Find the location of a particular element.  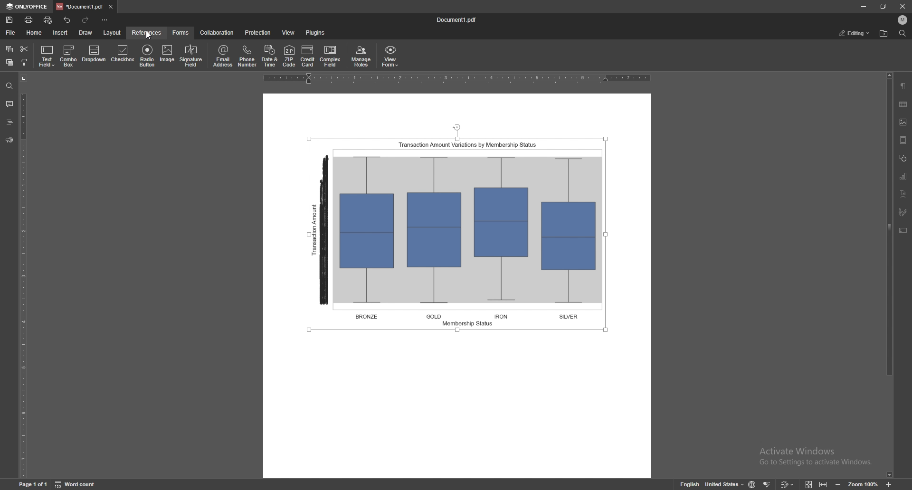

profile is located at coordinates (902, 19).